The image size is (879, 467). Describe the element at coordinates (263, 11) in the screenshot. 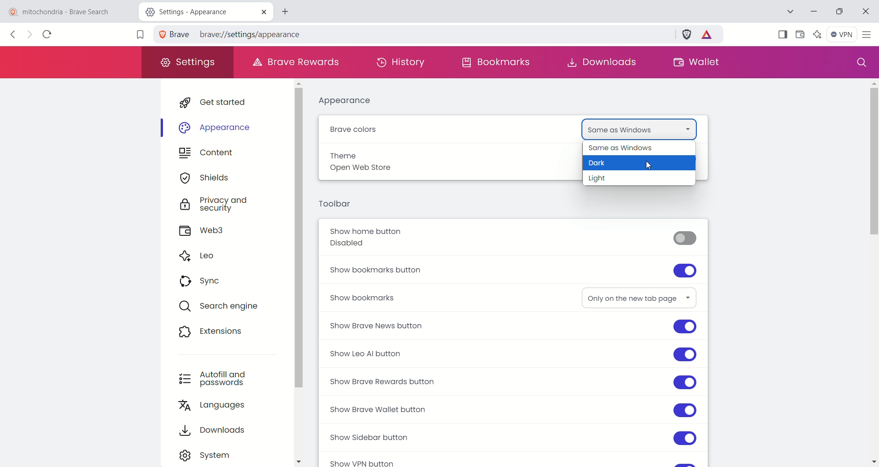

I see `close` at that location.